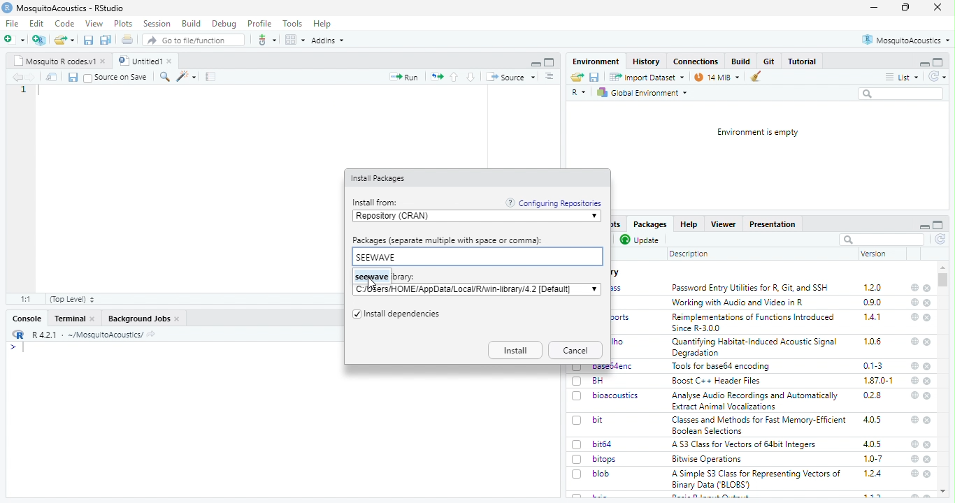 The image size is (955, 503). Describe the element at coordinates (577, 397) in the screenshot. I see `checkbox` at that location.